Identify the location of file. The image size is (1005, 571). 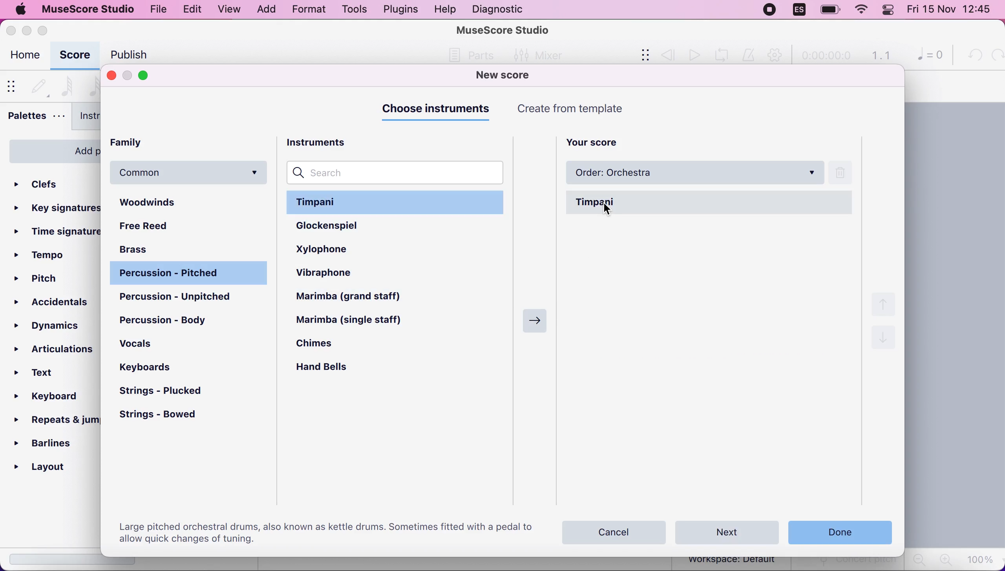
(159, 10).